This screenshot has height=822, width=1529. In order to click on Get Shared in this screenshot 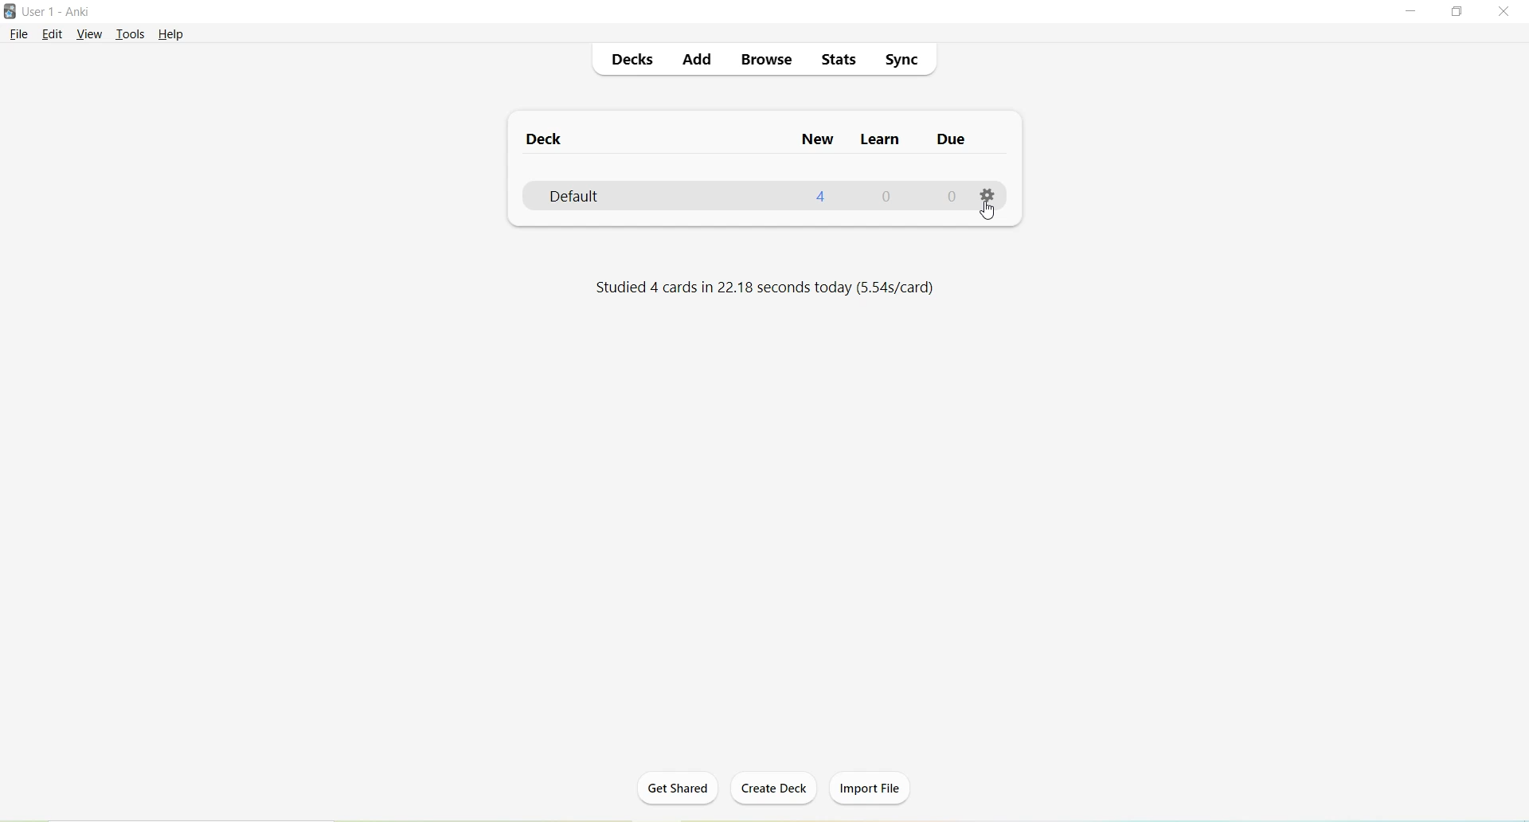, I will do `click(677, 789)`.